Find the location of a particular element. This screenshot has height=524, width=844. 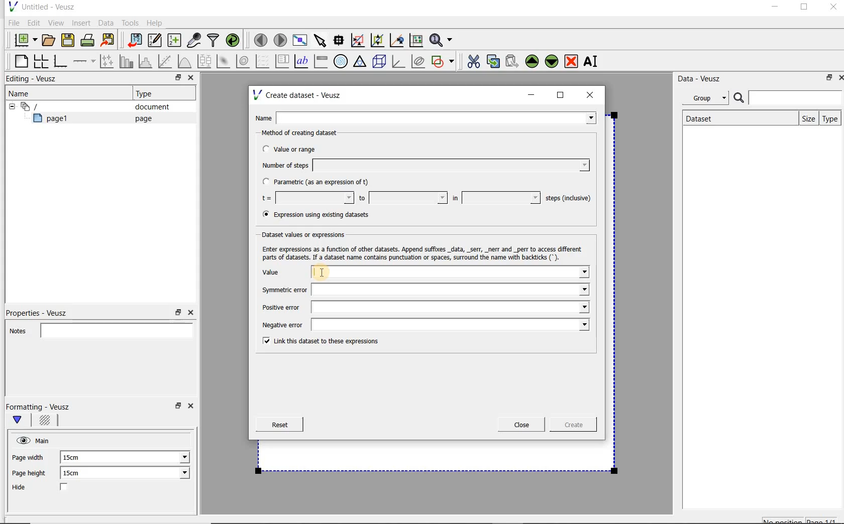

Zoom functions menu is located at coordinates (442, 38).